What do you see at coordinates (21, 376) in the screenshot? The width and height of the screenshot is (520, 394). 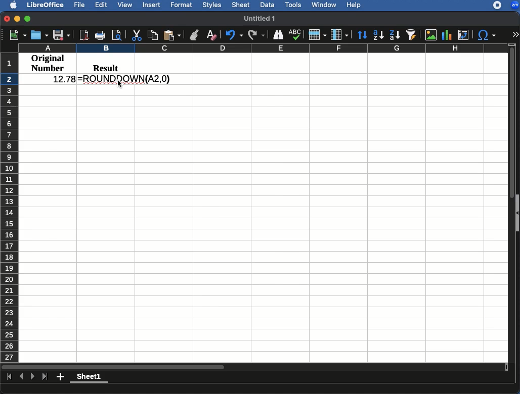 I see `Previous page` at bounding box center [21, 376].